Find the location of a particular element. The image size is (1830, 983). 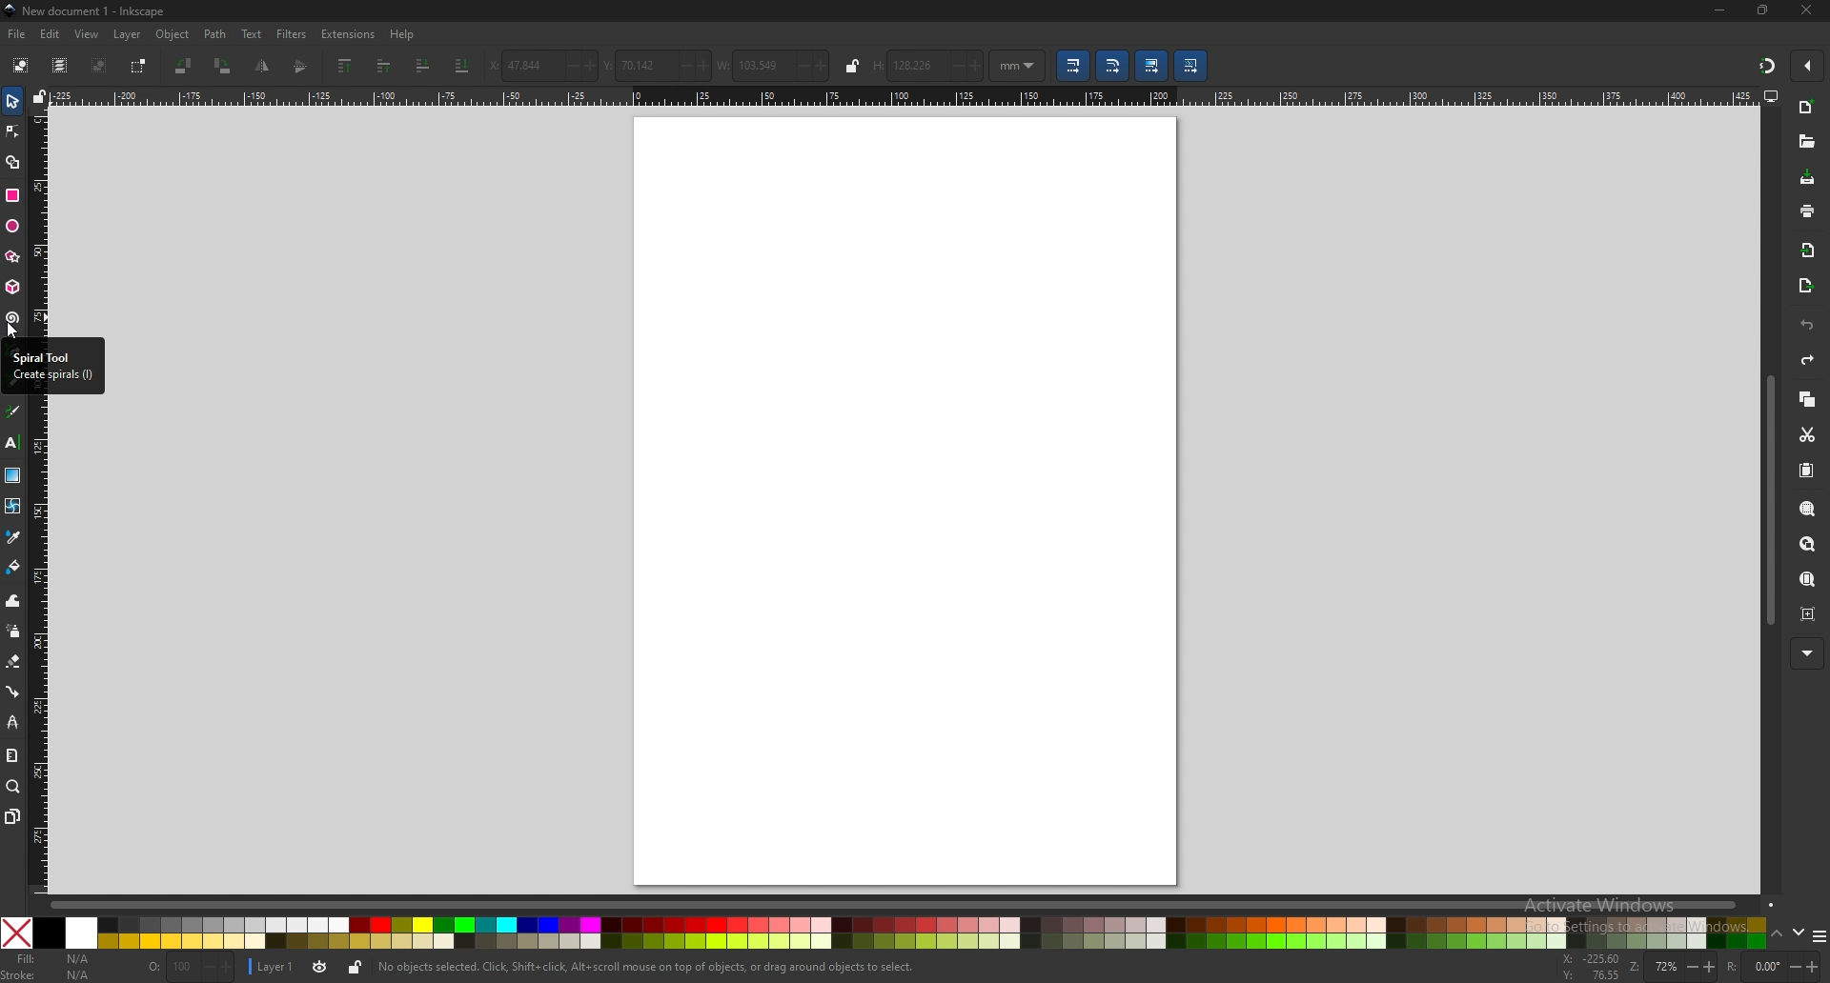

flip horizontal is located at coordinates (263, 68).